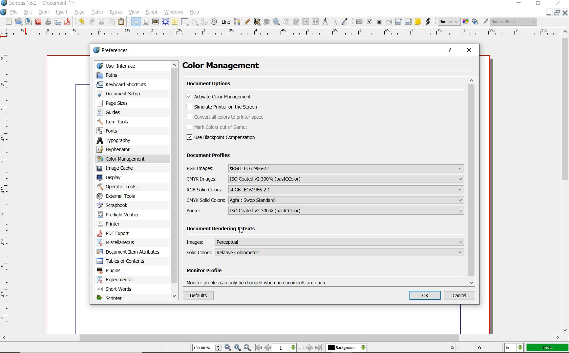 This screenshot has height=353, width=569. Describe the element at coordinates (325, 189) in the screenshot. I see `RGB Solid Colors` at that location.